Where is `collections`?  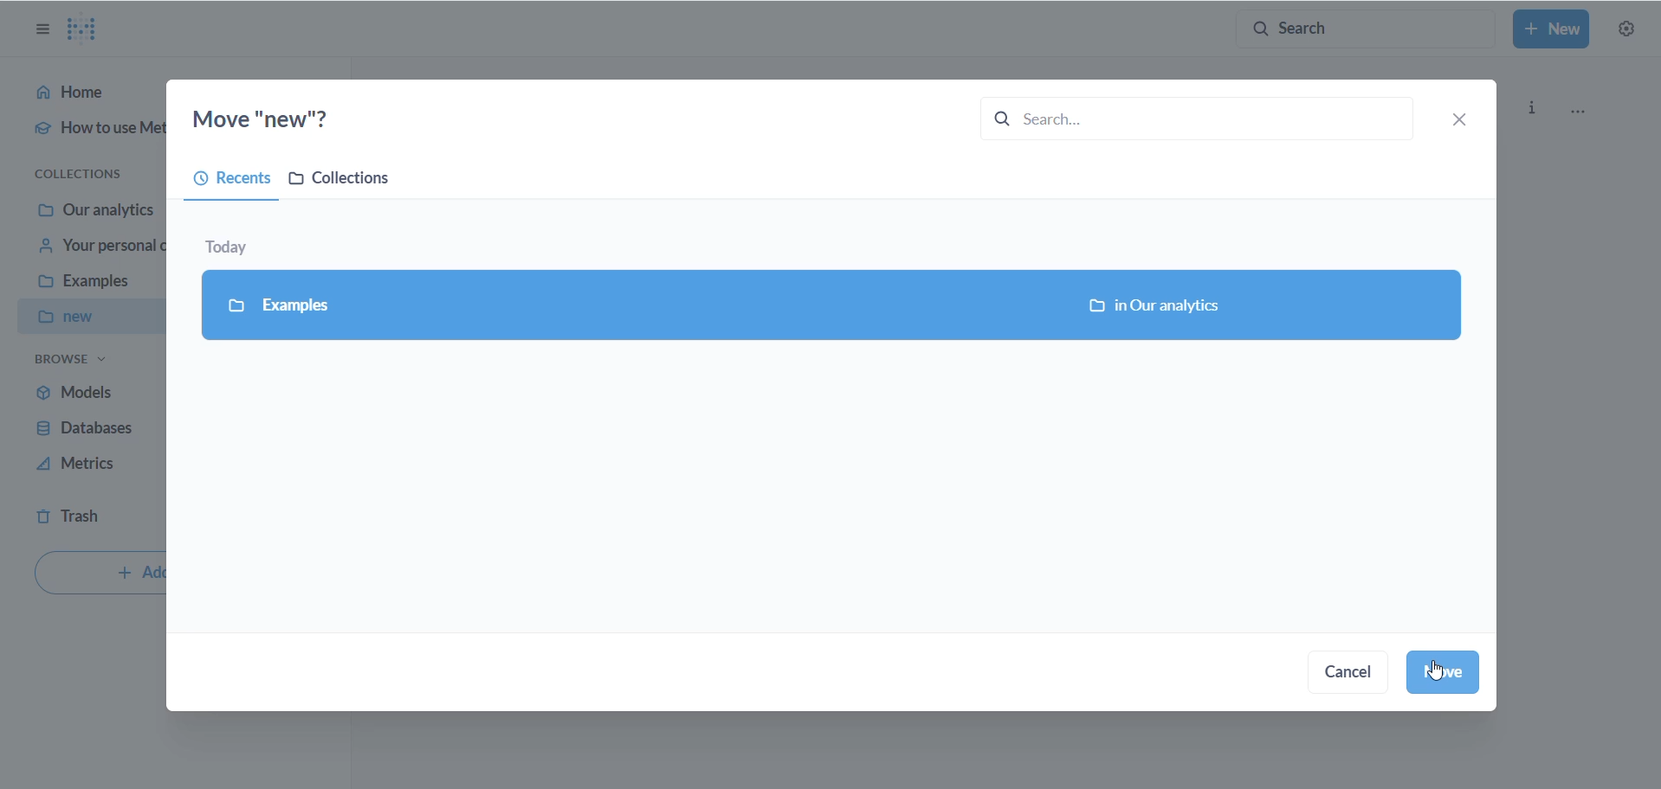 collections is located at coordinates (87, 172).